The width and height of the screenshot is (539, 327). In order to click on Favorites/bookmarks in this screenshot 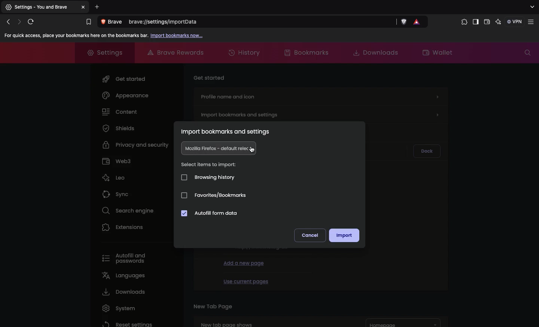, I will do `click(214, 196)`.